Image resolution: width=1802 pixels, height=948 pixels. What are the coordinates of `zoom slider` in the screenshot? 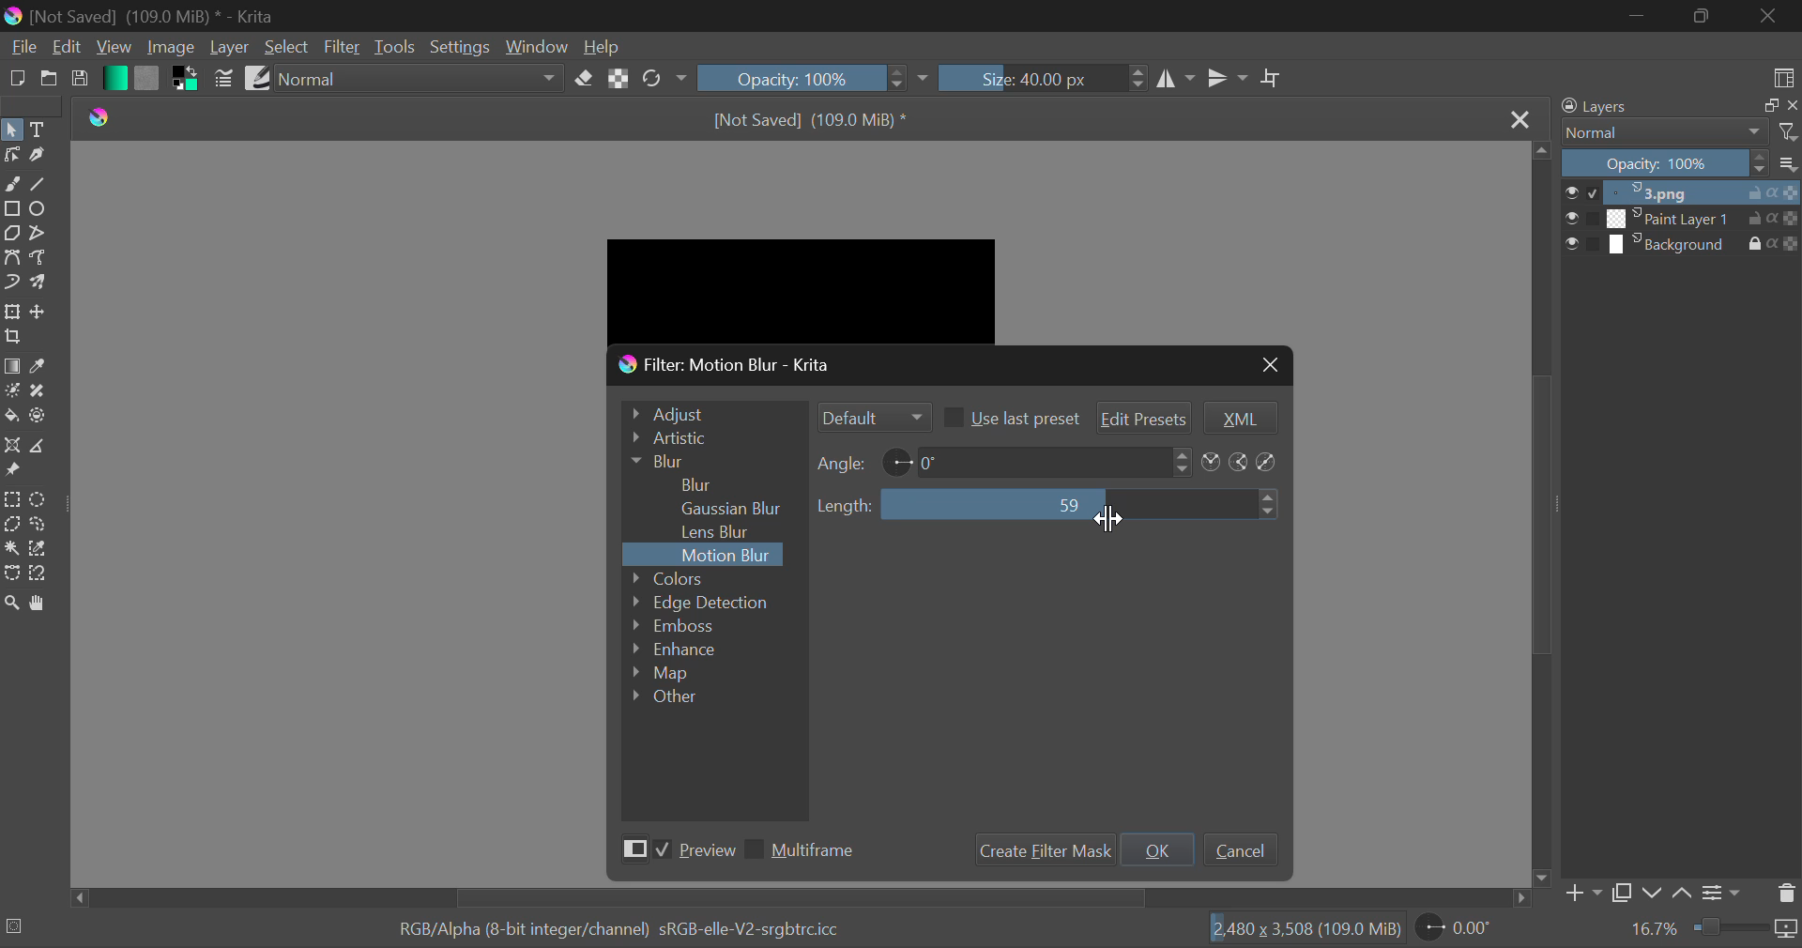 It's located at (1746, 929).